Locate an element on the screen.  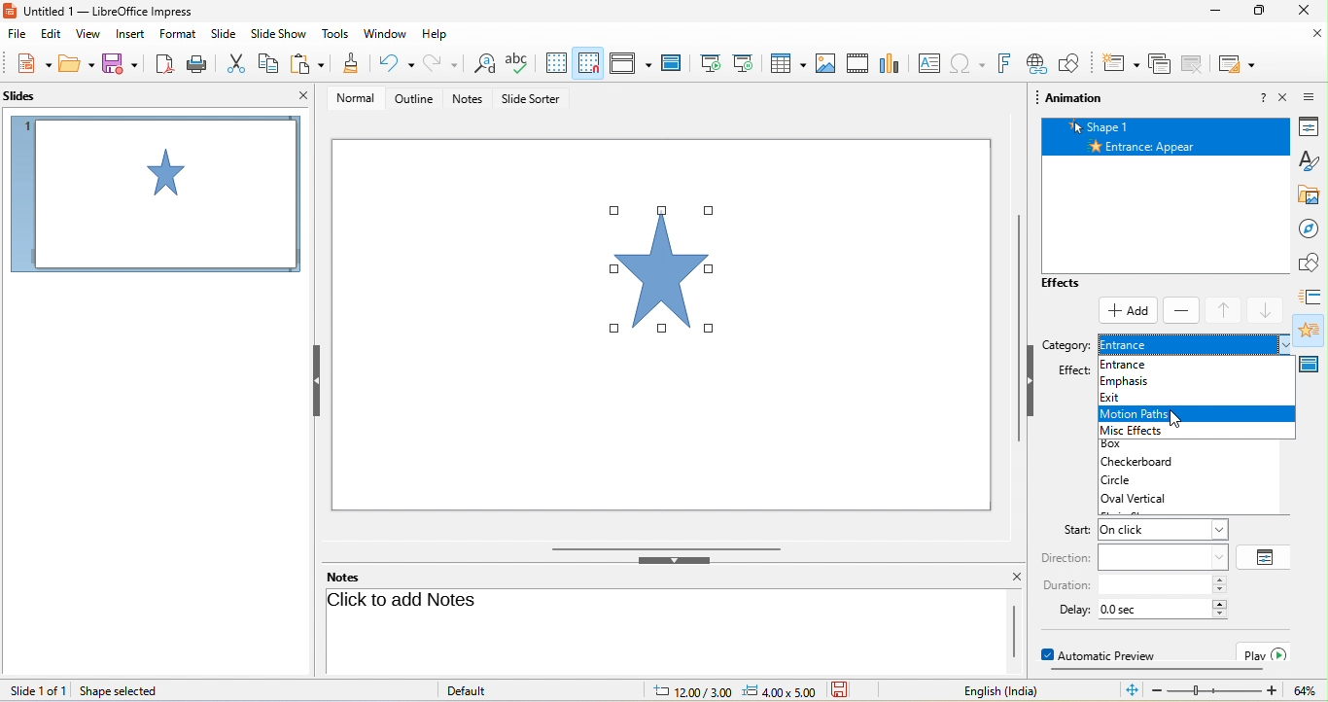
text language is located at coordinates (988, 690).